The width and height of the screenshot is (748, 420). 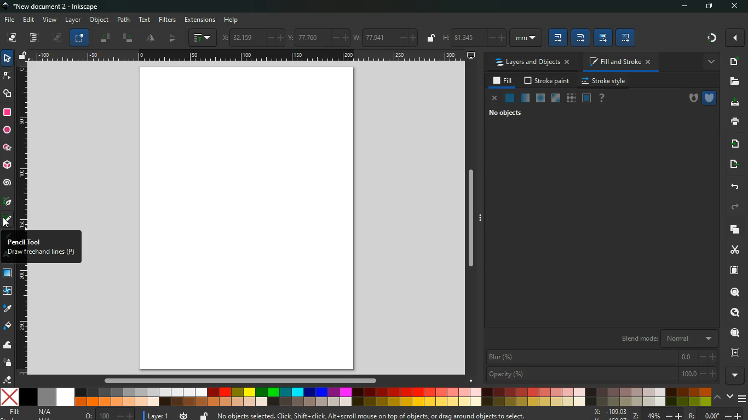 I want to click on ice, so click(x=540, y=97).